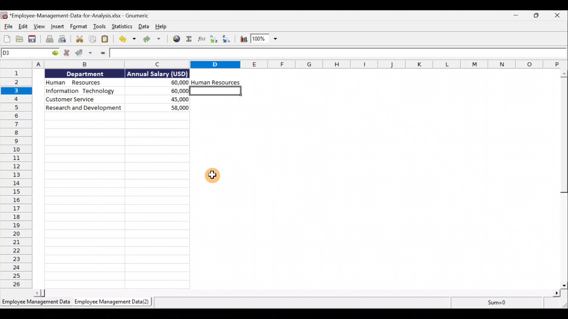 The height and width of the screenshot is (319, 568). What do you see at coordinates (85, 14) in the screenshot?
I see `Document name` at bounding box center [85, 14].